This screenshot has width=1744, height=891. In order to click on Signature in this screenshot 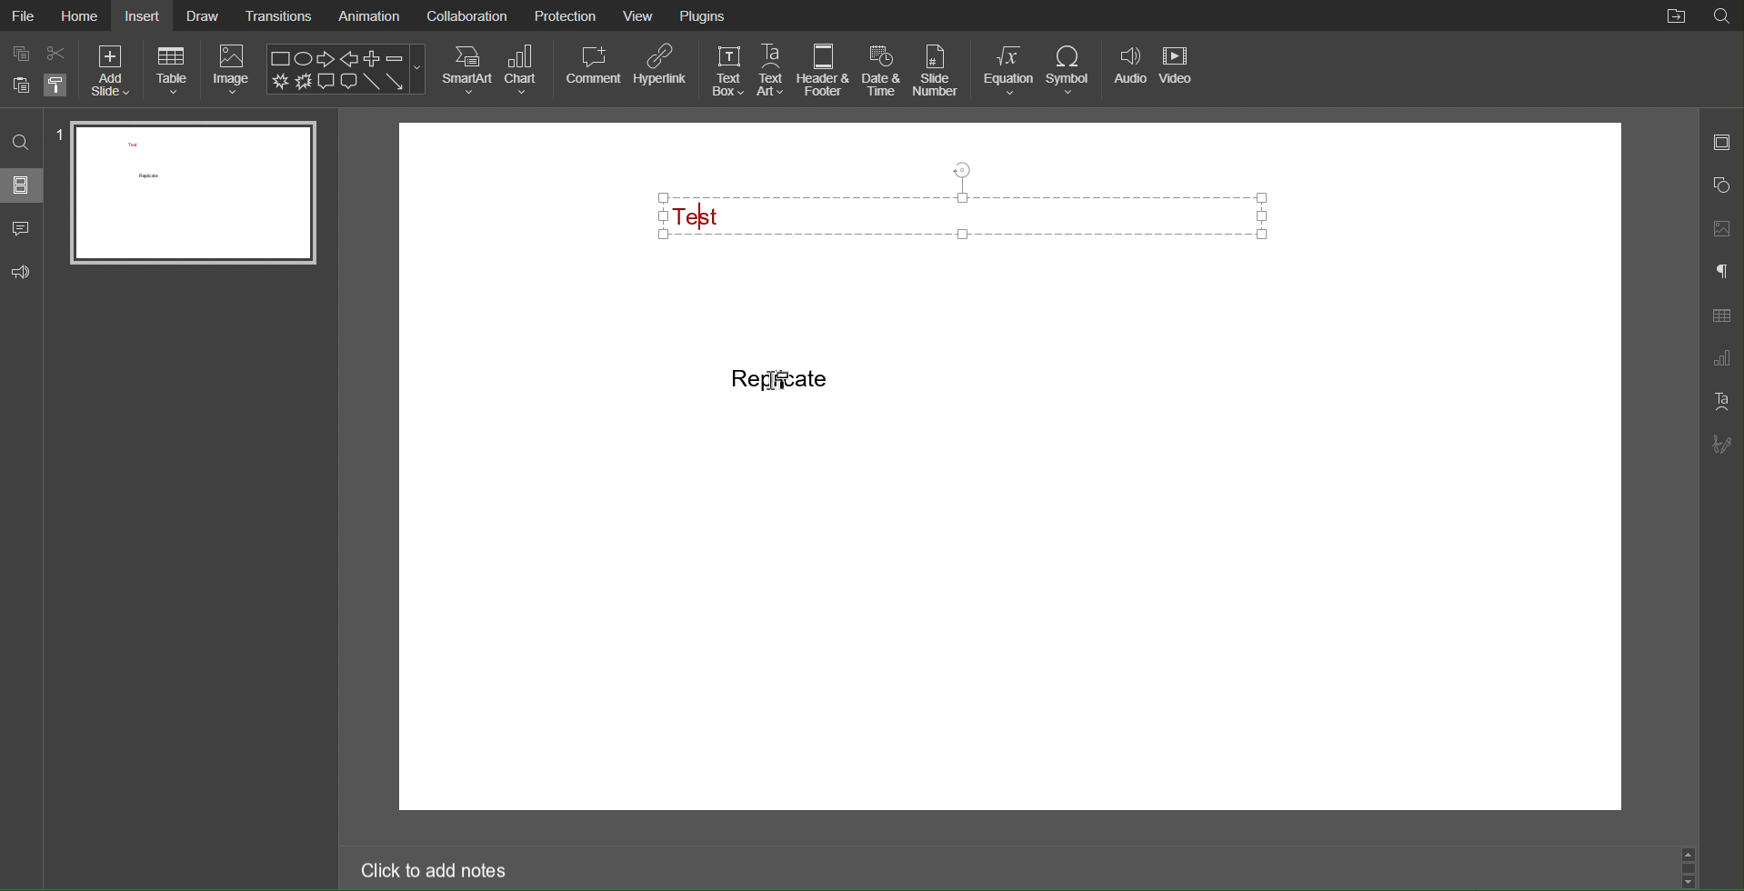, I will do `click(1721, 444)`.